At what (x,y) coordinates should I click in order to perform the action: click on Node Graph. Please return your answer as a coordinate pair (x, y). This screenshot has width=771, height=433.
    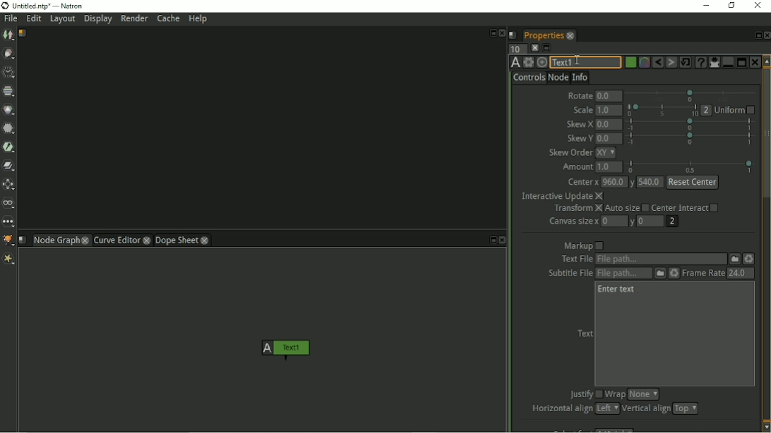
    Looking at the image, I should click on (55, 241).